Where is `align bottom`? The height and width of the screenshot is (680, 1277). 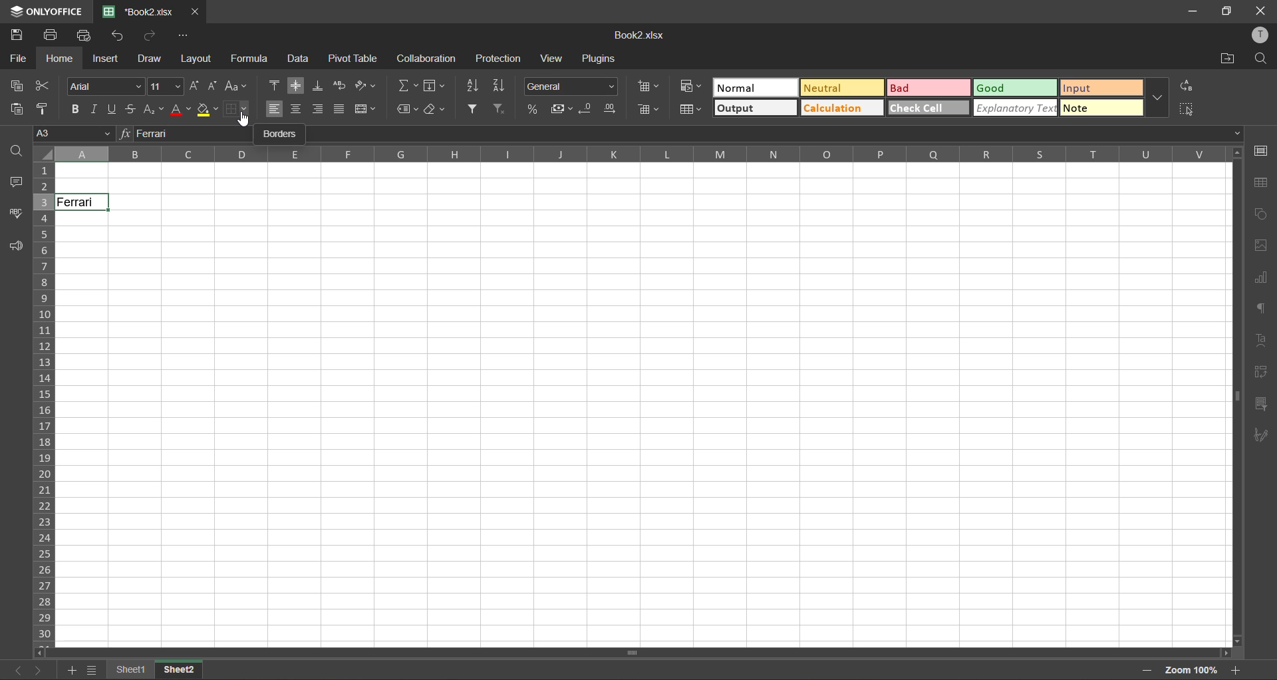 align bottom is located at coordinates (319, 85).